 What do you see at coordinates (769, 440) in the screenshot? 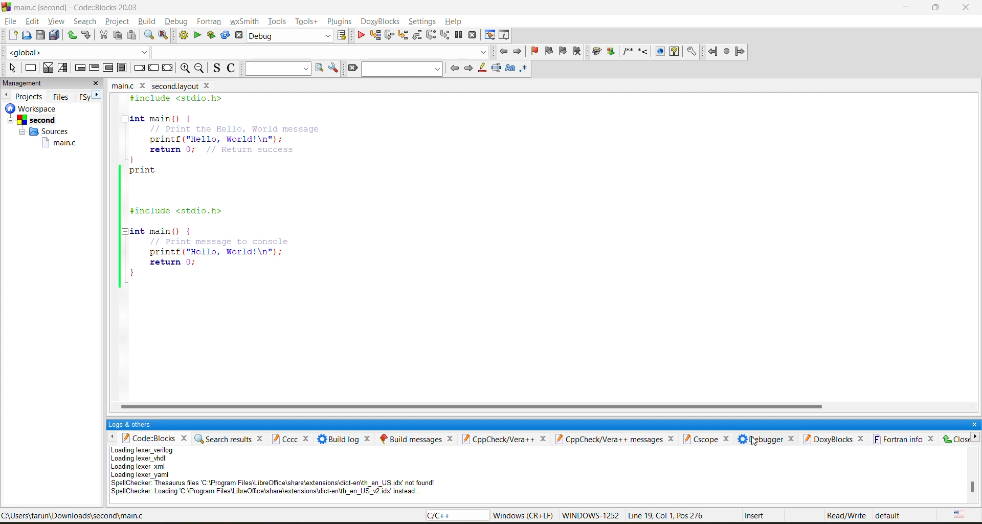
I see `debugger` at bounding box center [769, 440].